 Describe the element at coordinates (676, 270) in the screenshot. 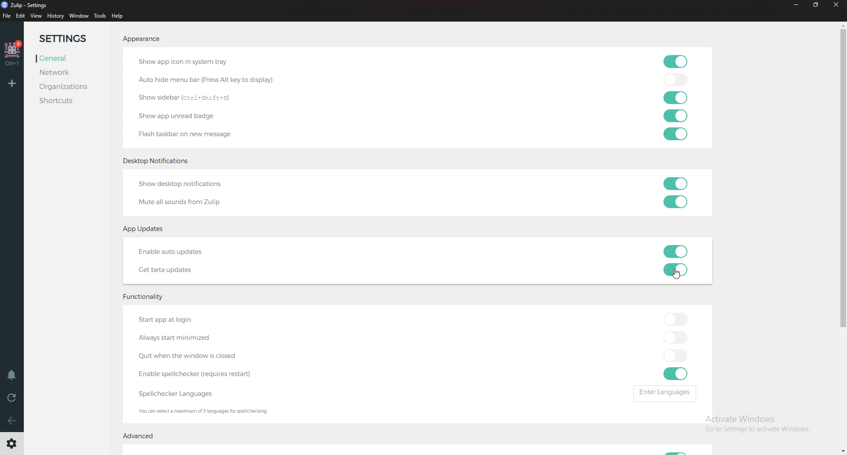

I see `toggle` at that location.